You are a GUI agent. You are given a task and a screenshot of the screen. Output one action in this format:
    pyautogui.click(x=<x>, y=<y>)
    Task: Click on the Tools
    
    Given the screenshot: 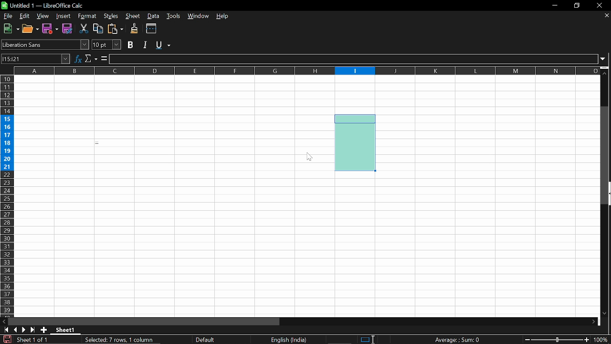 What is the action you would take?
    pyautogui.click(x=175, y=17)
    